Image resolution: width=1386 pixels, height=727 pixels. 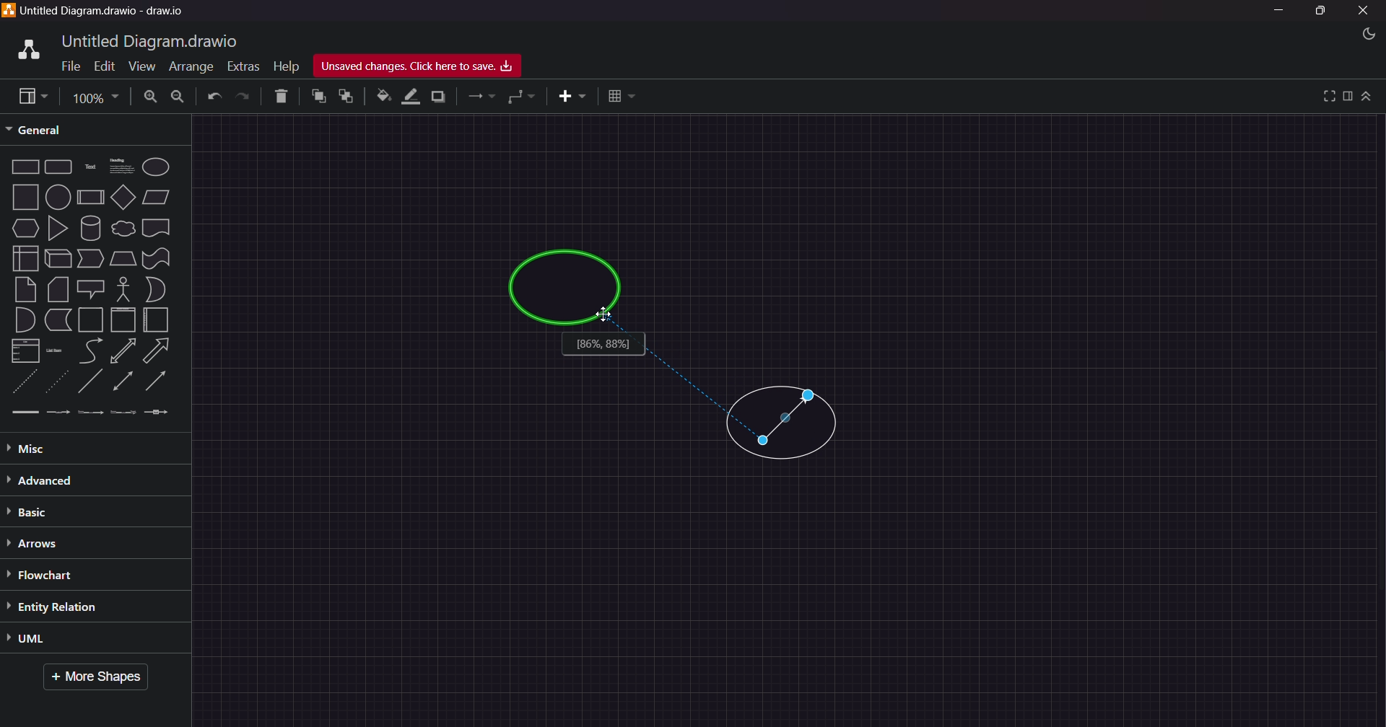 I want to click on collapse/expand, so click(x=1368, y=97).